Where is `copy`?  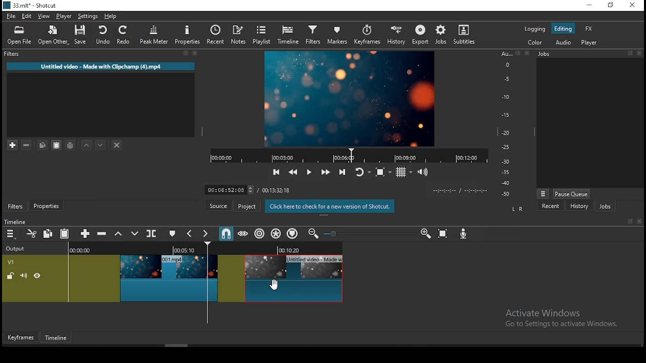 copy is located at coordinates (48, 234).